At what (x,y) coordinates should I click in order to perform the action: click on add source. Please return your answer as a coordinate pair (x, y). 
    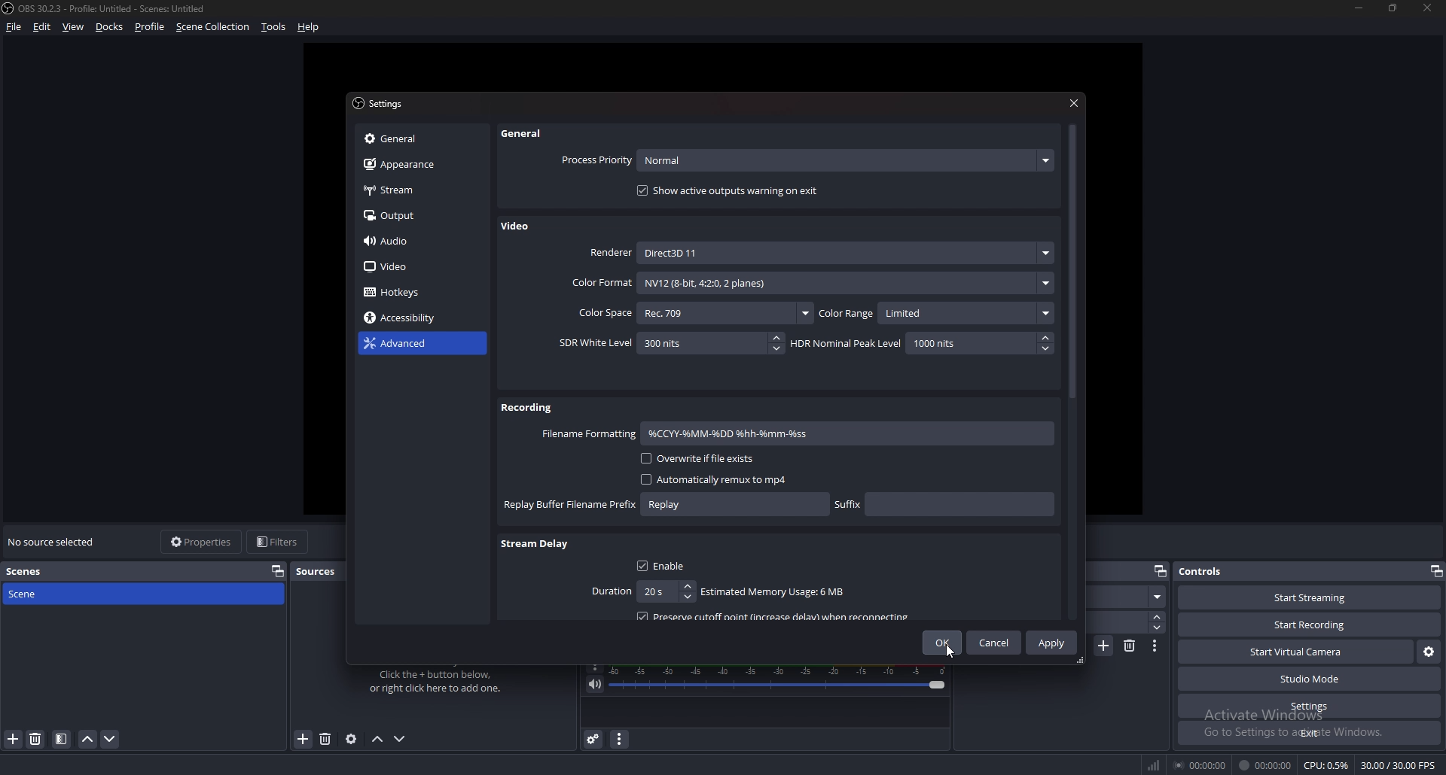
    Looking at the image, I should click on (304, 738).